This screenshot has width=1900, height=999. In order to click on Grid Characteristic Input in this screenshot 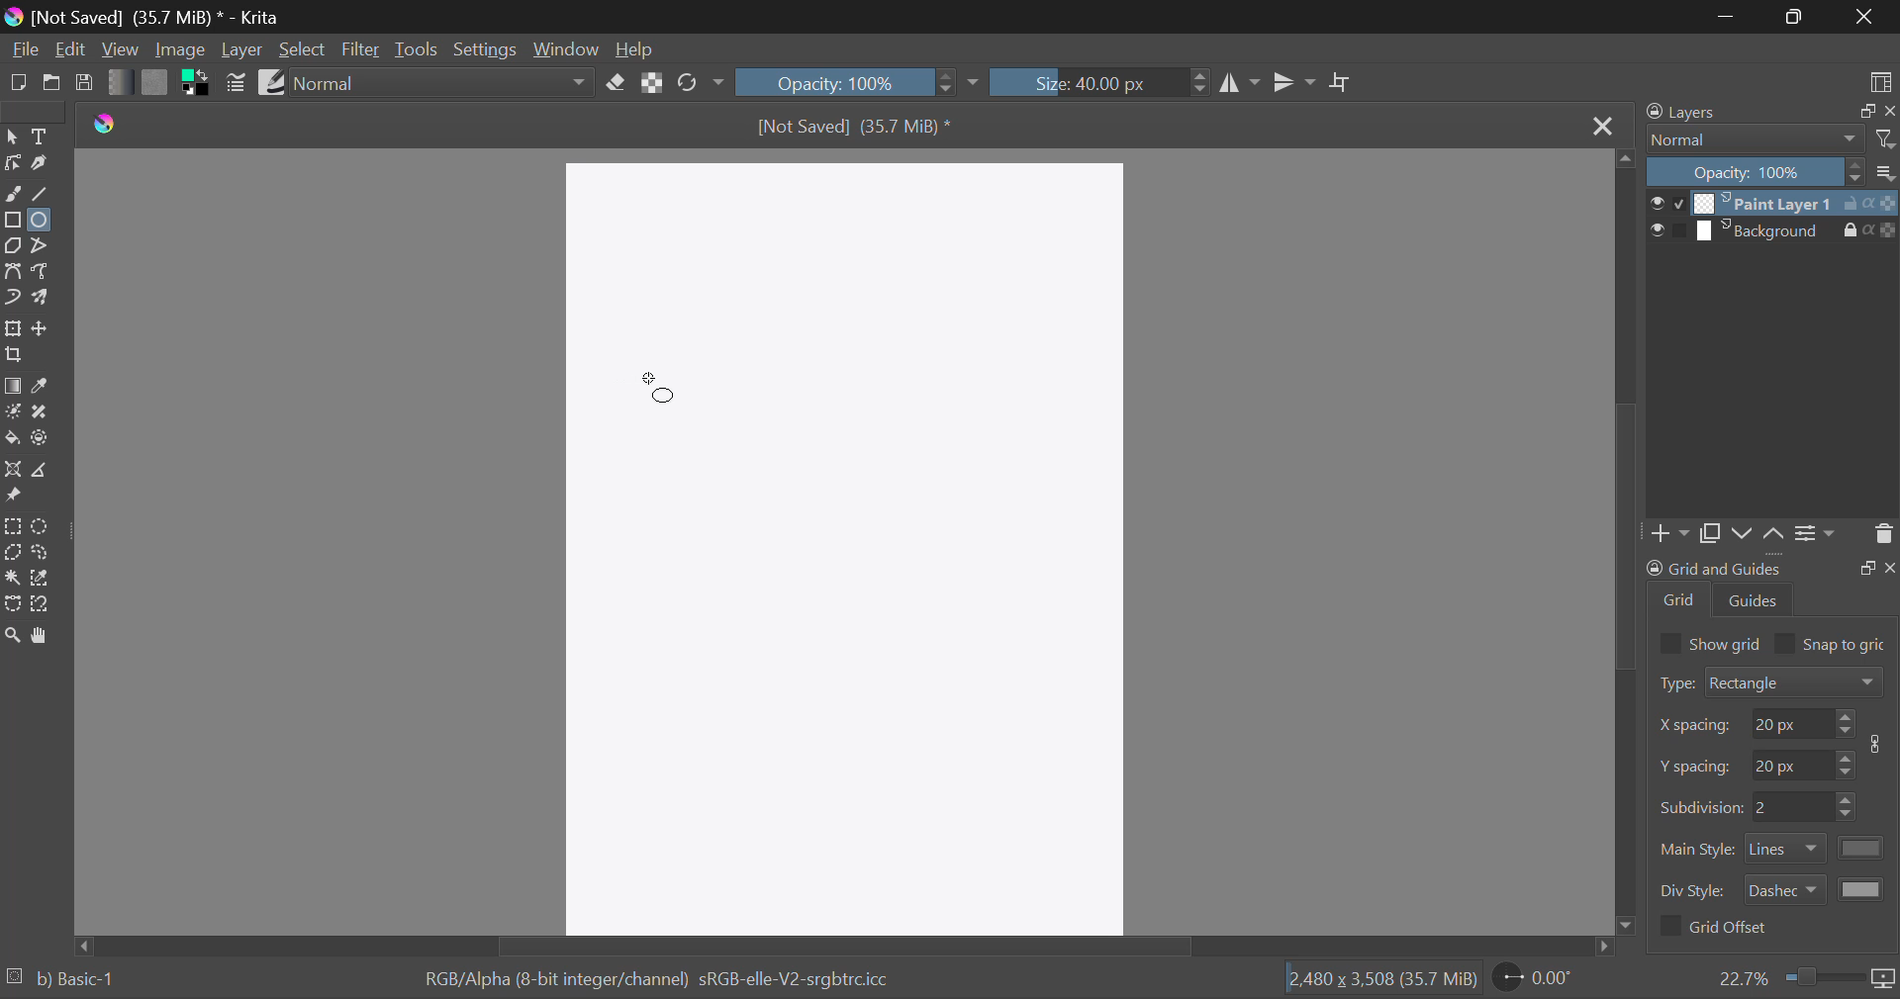, I will do `click(1775, 808)`.